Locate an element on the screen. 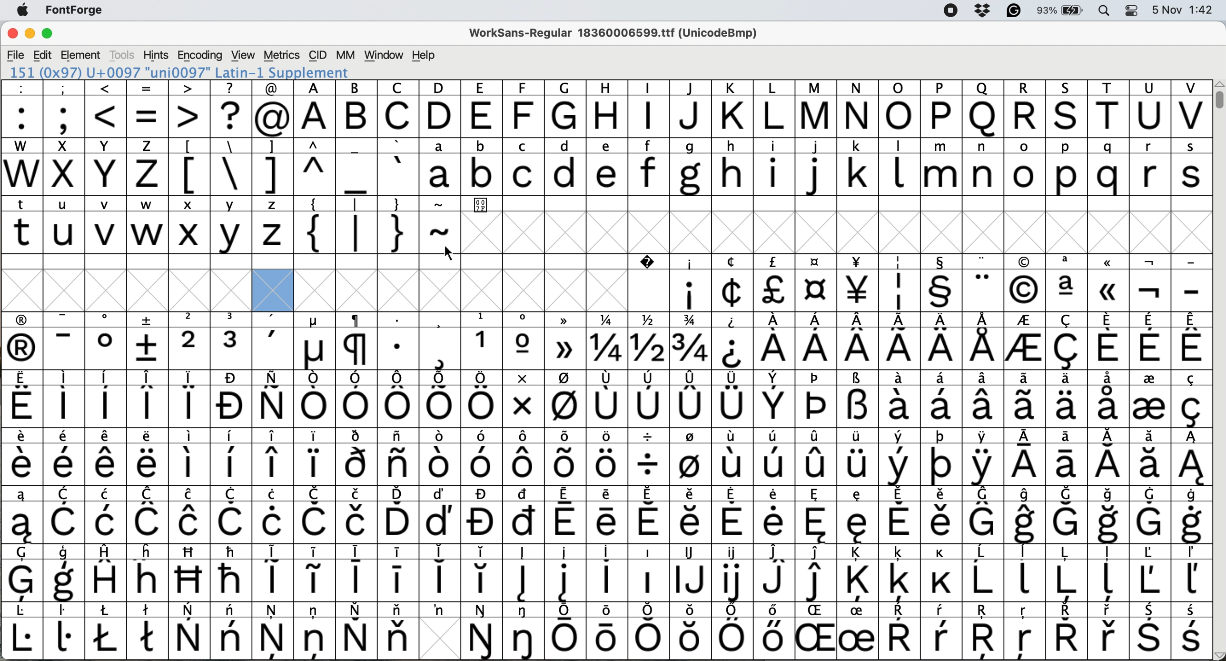 The width and height of the screenshot is (1226, 661). ` is located at coordinates (398, 167).